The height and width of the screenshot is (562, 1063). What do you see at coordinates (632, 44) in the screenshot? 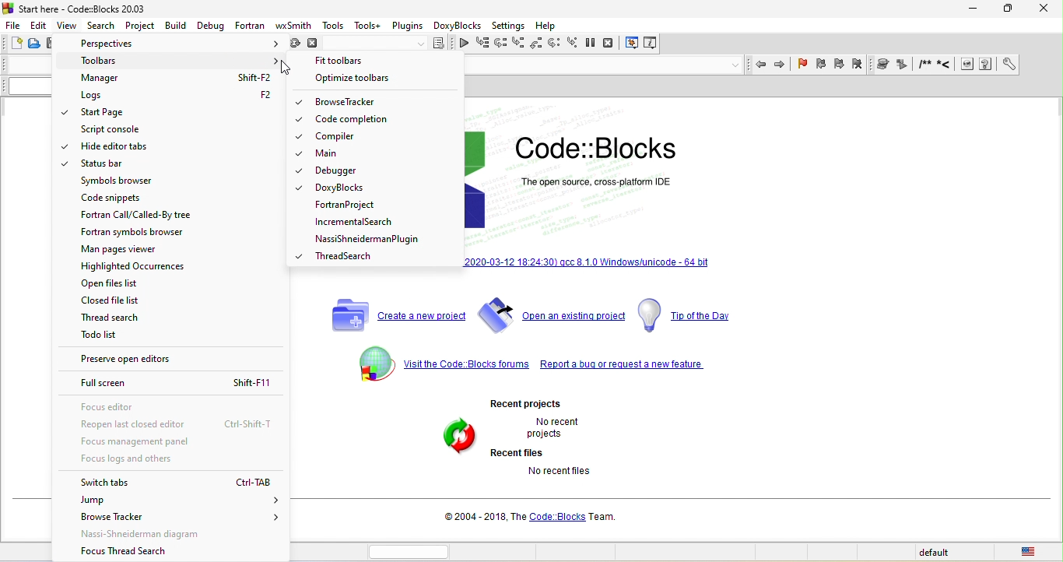
I see `debugging window` at bounding box center [632, 44].